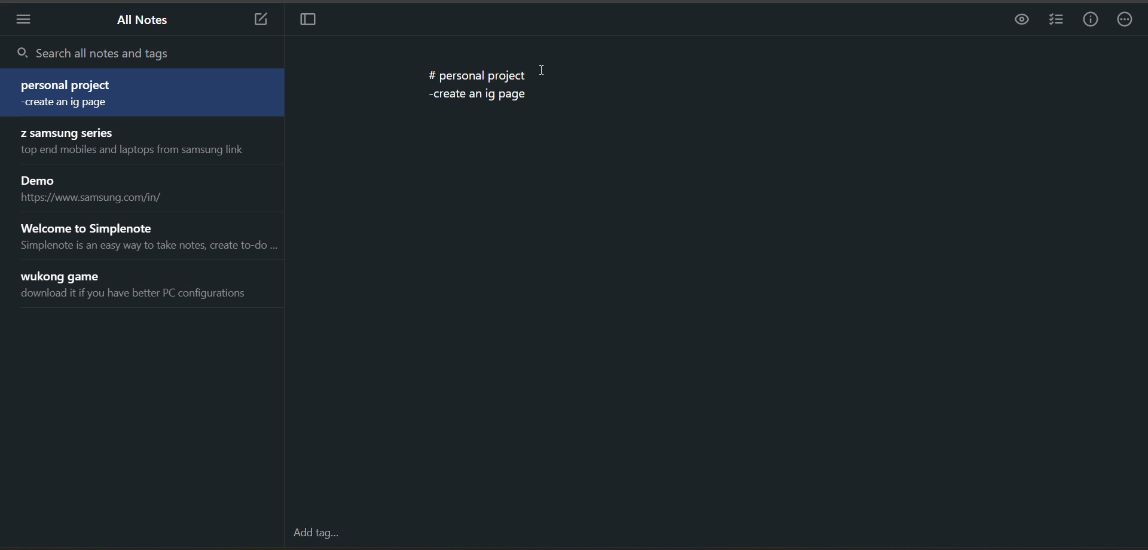 Image resolution: width=1148 pixels, height=550 pixels. Describe the element at coordinates (22, 21) in the screenshot. I see `menu` at that location.